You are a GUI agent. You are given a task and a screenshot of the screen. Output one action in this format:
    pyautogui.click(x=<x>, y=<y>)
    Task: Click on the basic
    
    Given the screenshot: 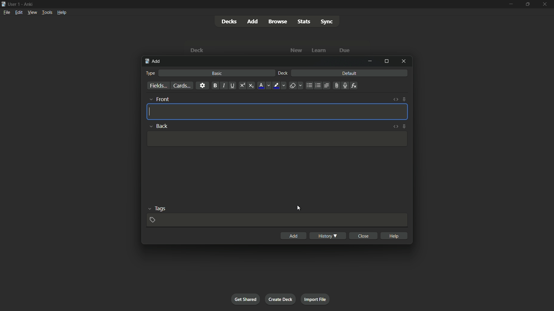 What is the action you would take?
    pyautogui.click(x=216, y=73)
    